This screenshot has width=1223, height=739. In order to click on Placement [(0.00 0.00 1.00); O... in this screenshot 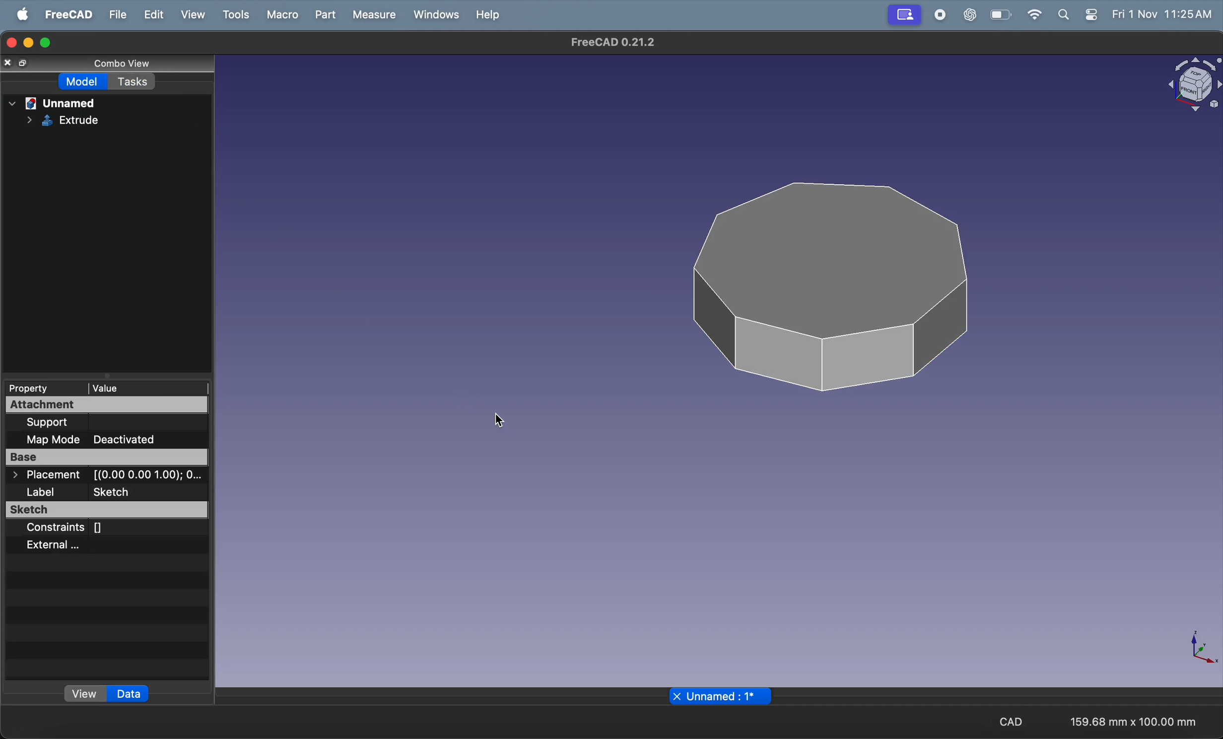, I will do `click(107, 475)`.